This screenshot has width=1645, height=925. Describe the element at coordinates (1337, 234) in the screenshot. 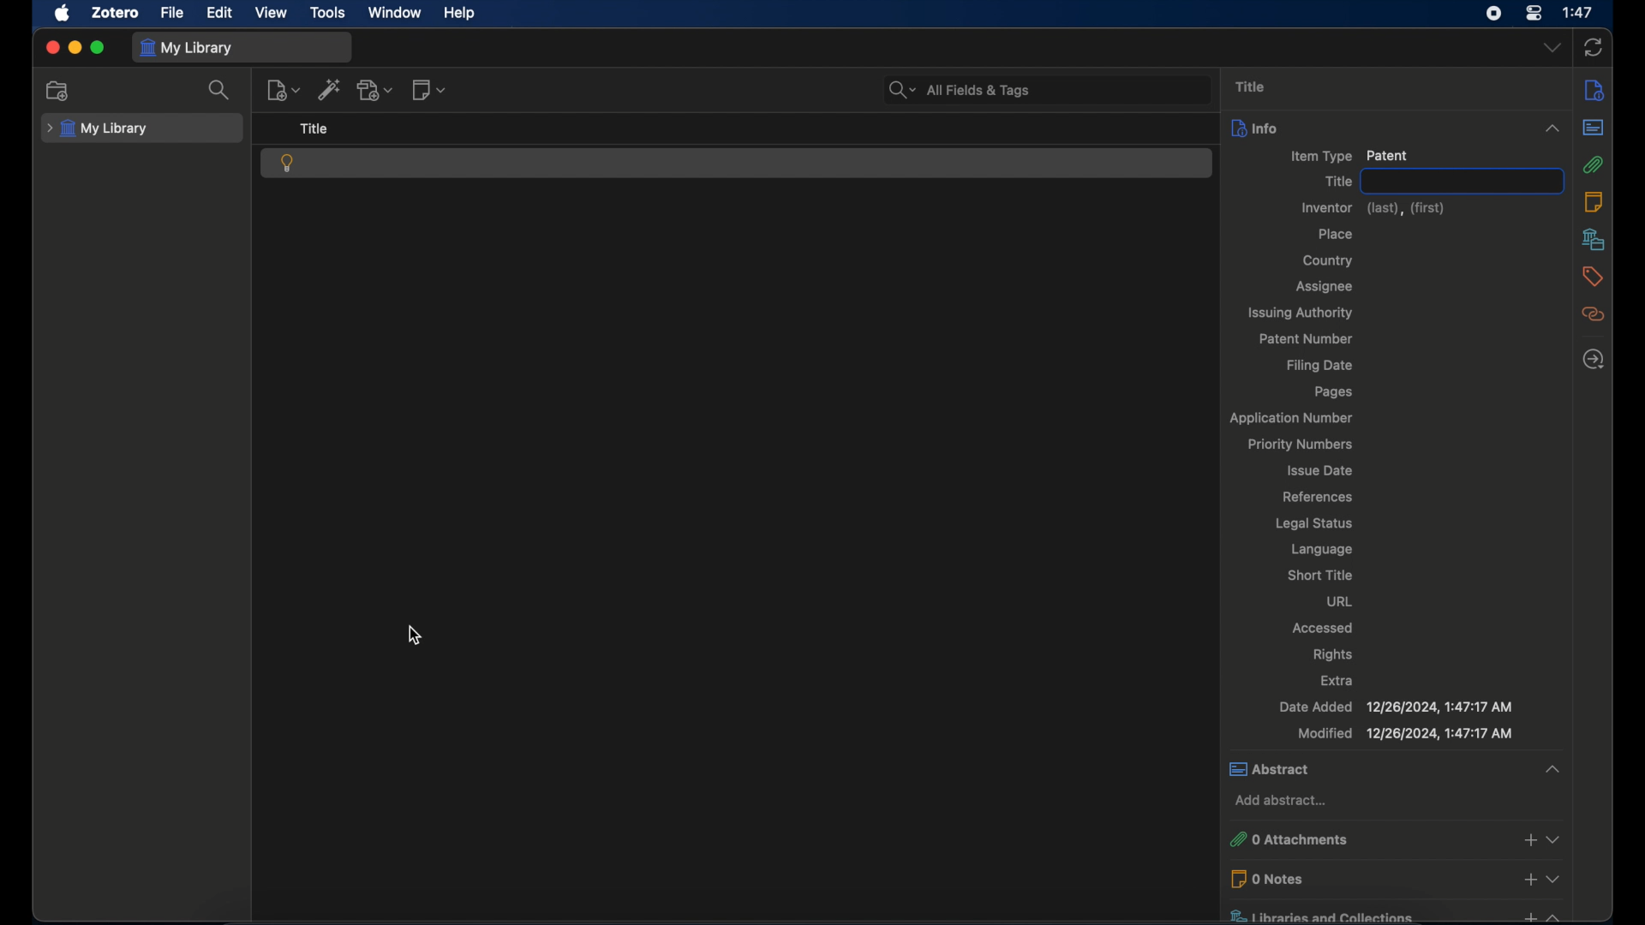

I see `place` at that location.